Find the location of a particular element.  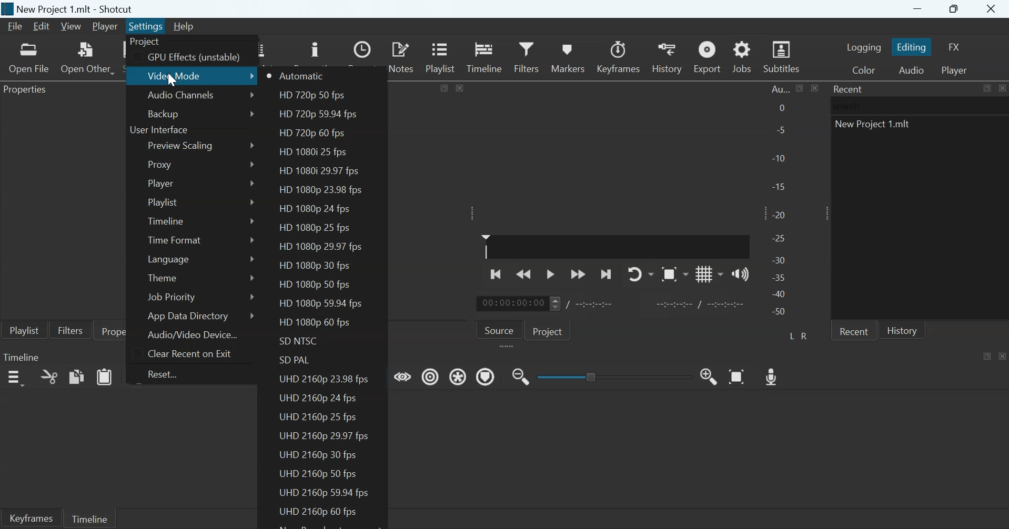

Timeline is located at coordinates (89, 517).